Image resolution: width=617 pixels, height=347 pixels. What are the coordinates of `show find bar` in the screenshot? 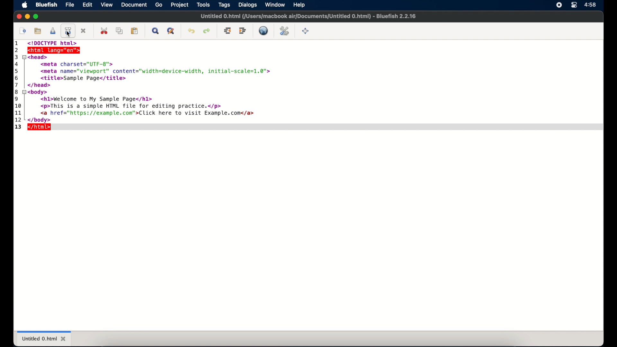 It's located at (156, 31).